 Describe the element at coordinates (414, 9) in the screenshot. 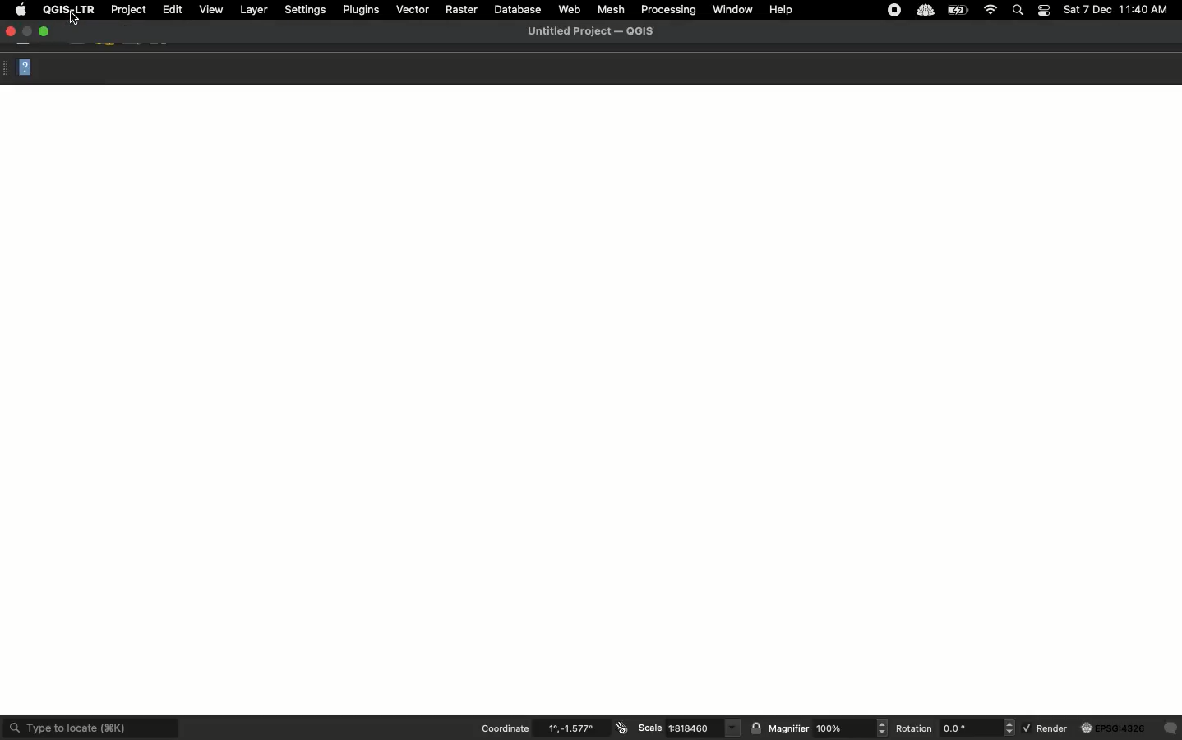

I see `Vector` at that location.